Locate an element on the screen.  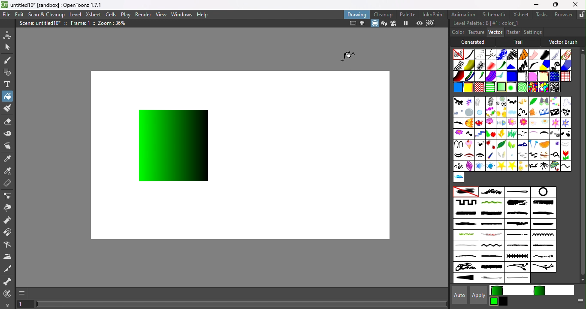
Render is located at coordinates (144, 14).